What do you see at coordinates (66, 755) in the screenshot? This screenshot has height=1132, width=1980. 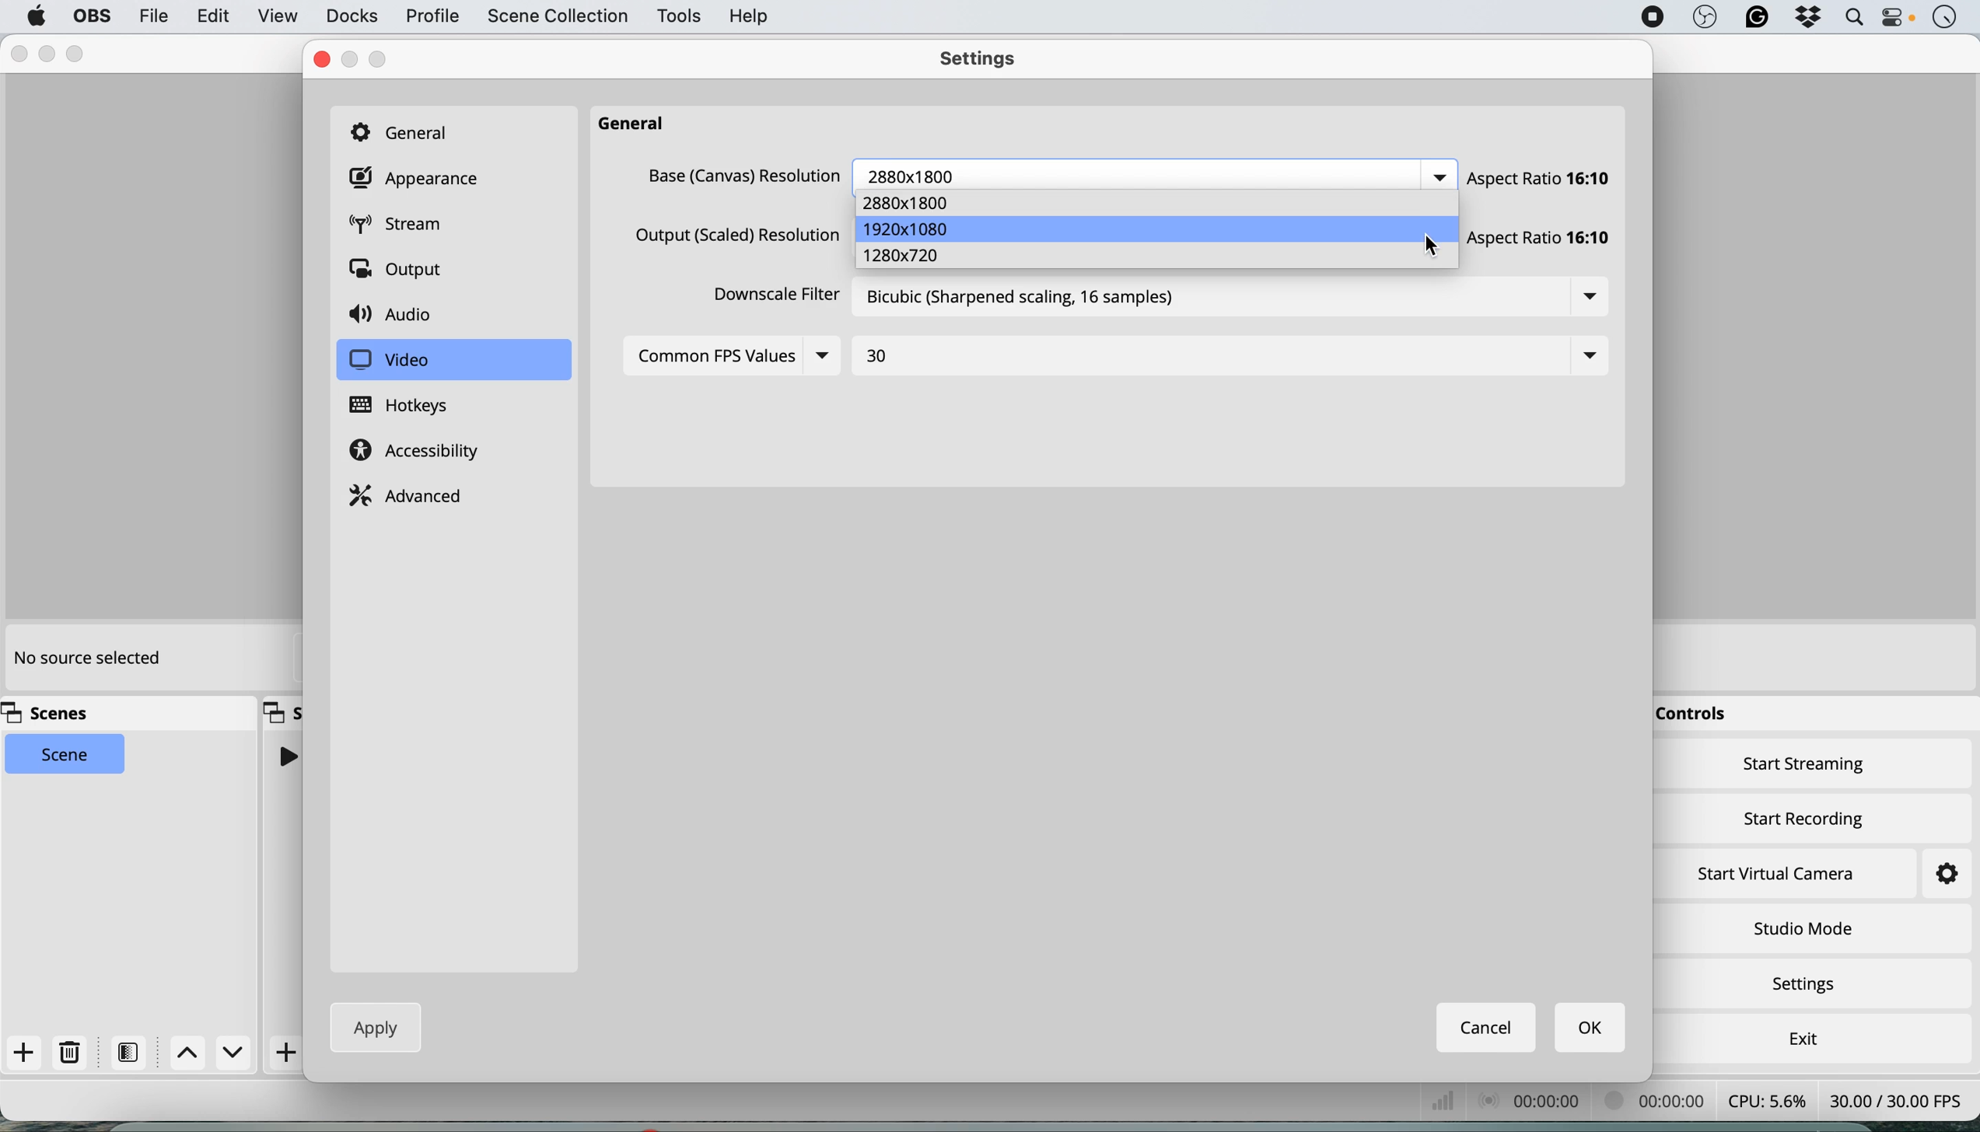 I see `scene` at bounding box center [66, 755].